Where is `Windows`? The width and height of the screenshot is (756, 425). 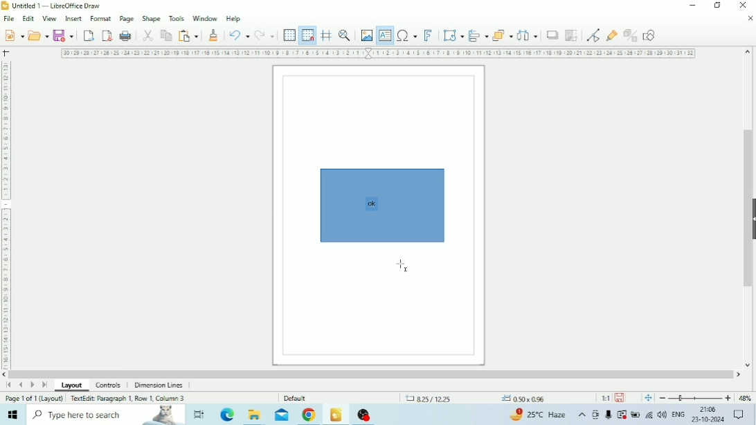 Windows is located at coordinates (14, 415).